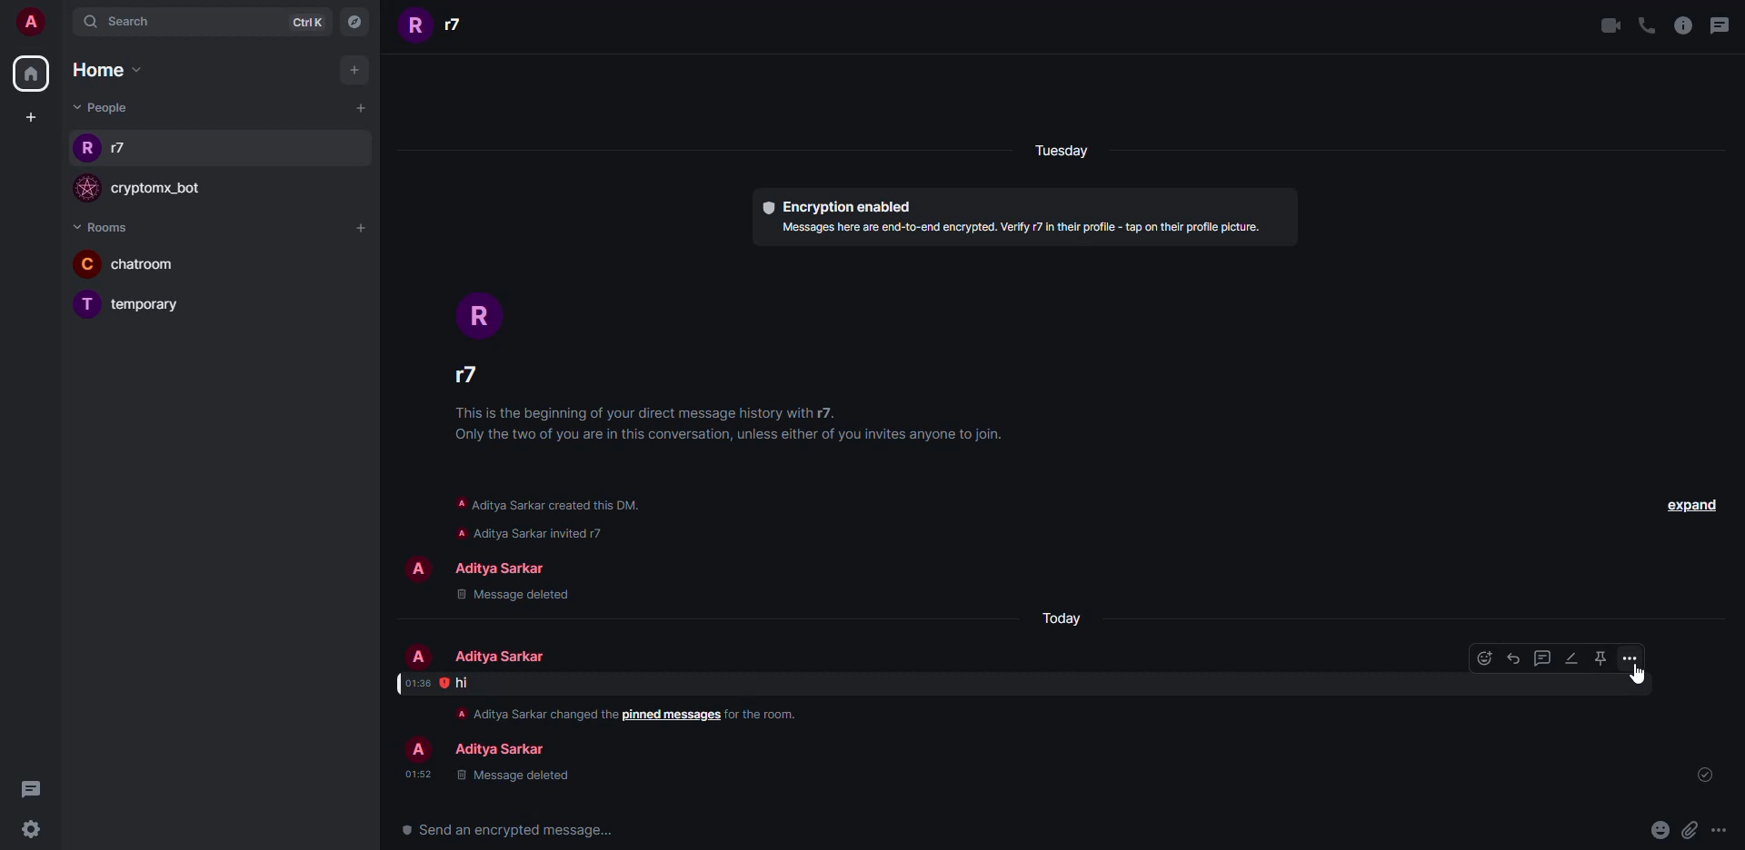 The image size is (1745, 850). Describe the element at coordinates (352, 25) in the screenshot. I see `navigator` at that location.